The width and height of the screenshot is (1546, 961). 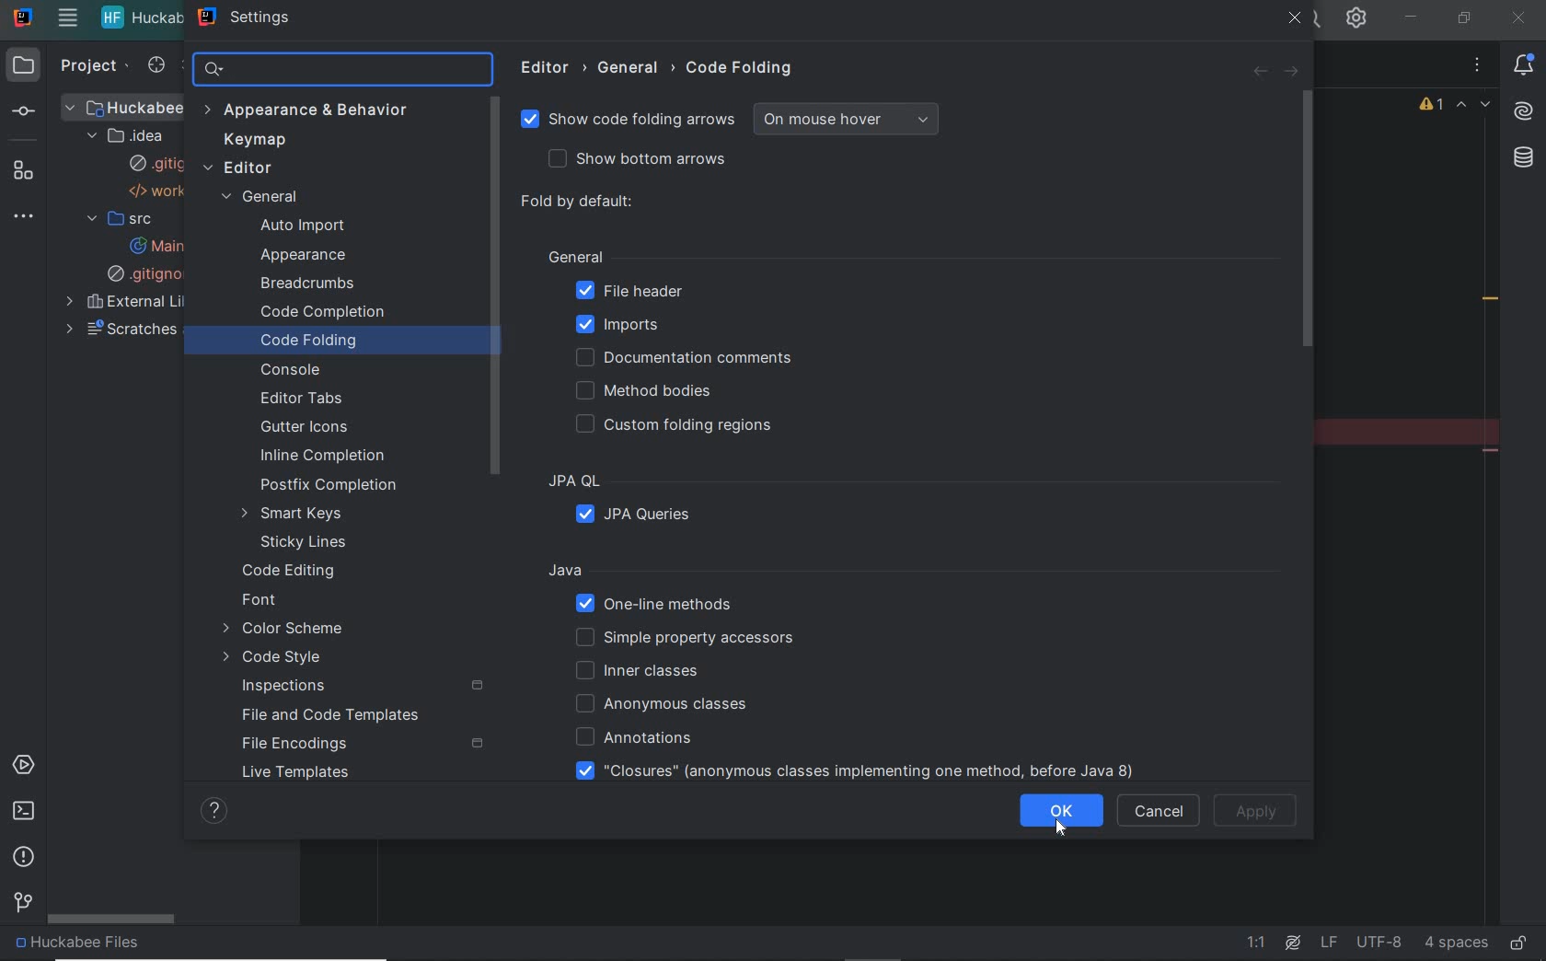 I want to click on edit tabs, so click(x=307, y=400).